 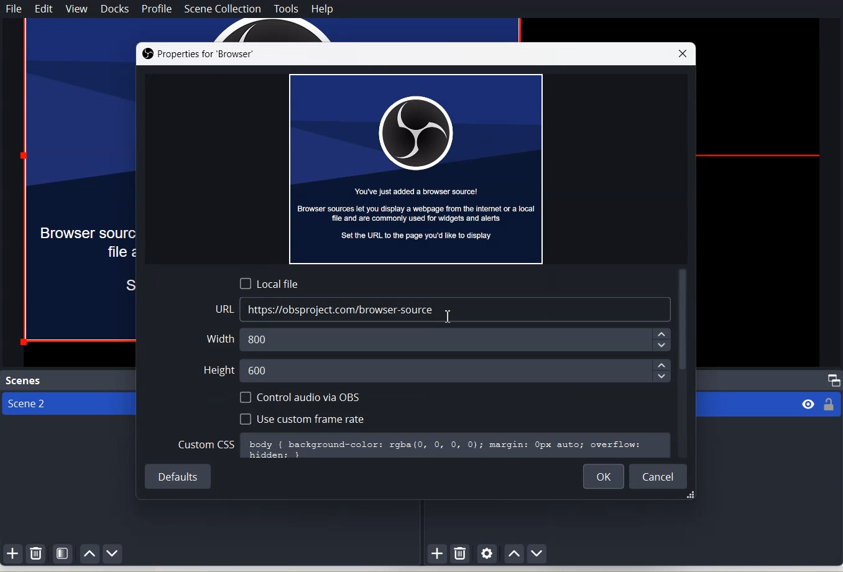 What do you see at coordinates (416, 172) in the screenshot?
I see `You've just added a browser source!
Browser sources let you display a webpage from the internet or a local
fle and are commonly used for widgets and alerts
Set the URL to the page you'd lke to display` at bounding box center [416, 172].